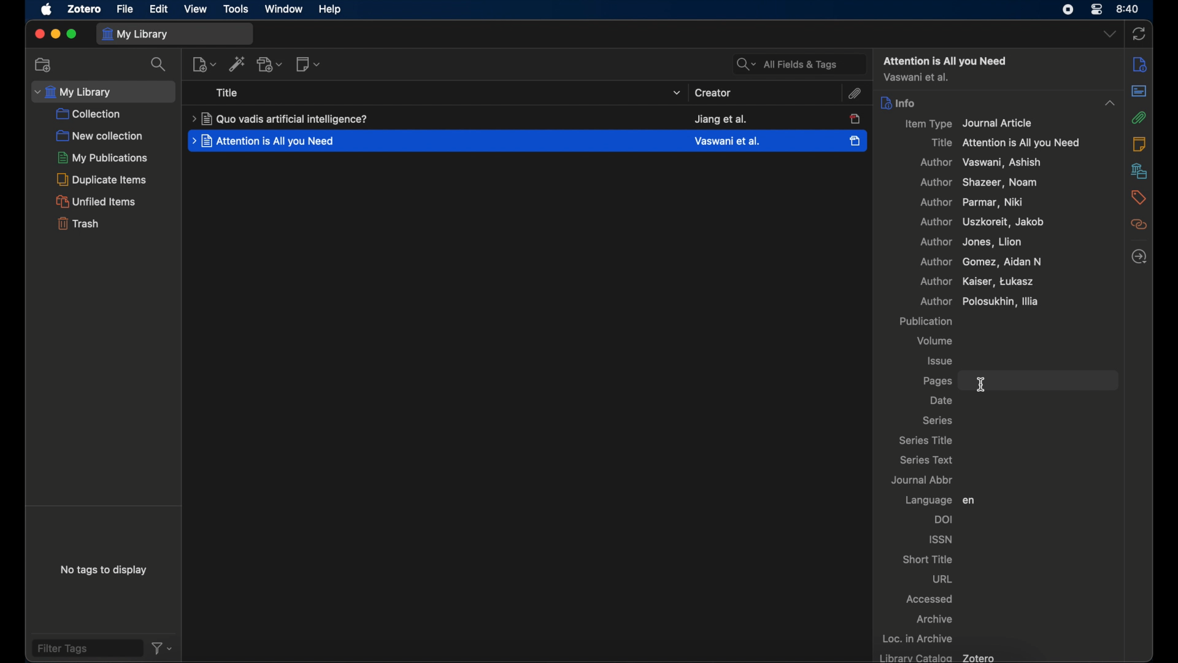  What do you see at coordinates (1069, 9) in the screenshot?
I see `screen recorder` at bounding box center [1069, 9].